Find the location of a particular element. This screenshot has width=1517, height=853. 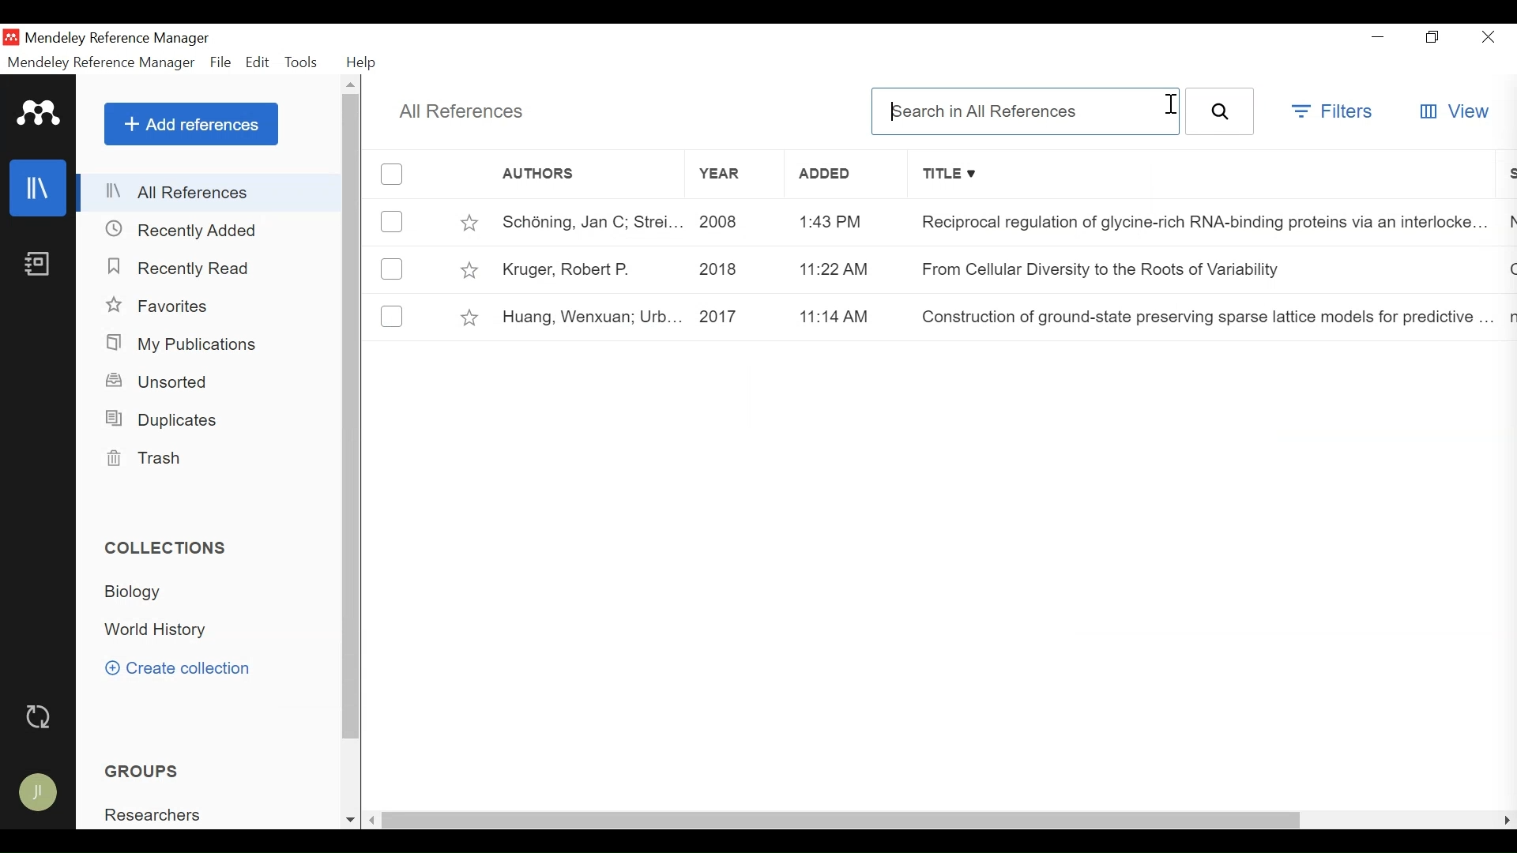

Library is located at coordinates (37, 188).